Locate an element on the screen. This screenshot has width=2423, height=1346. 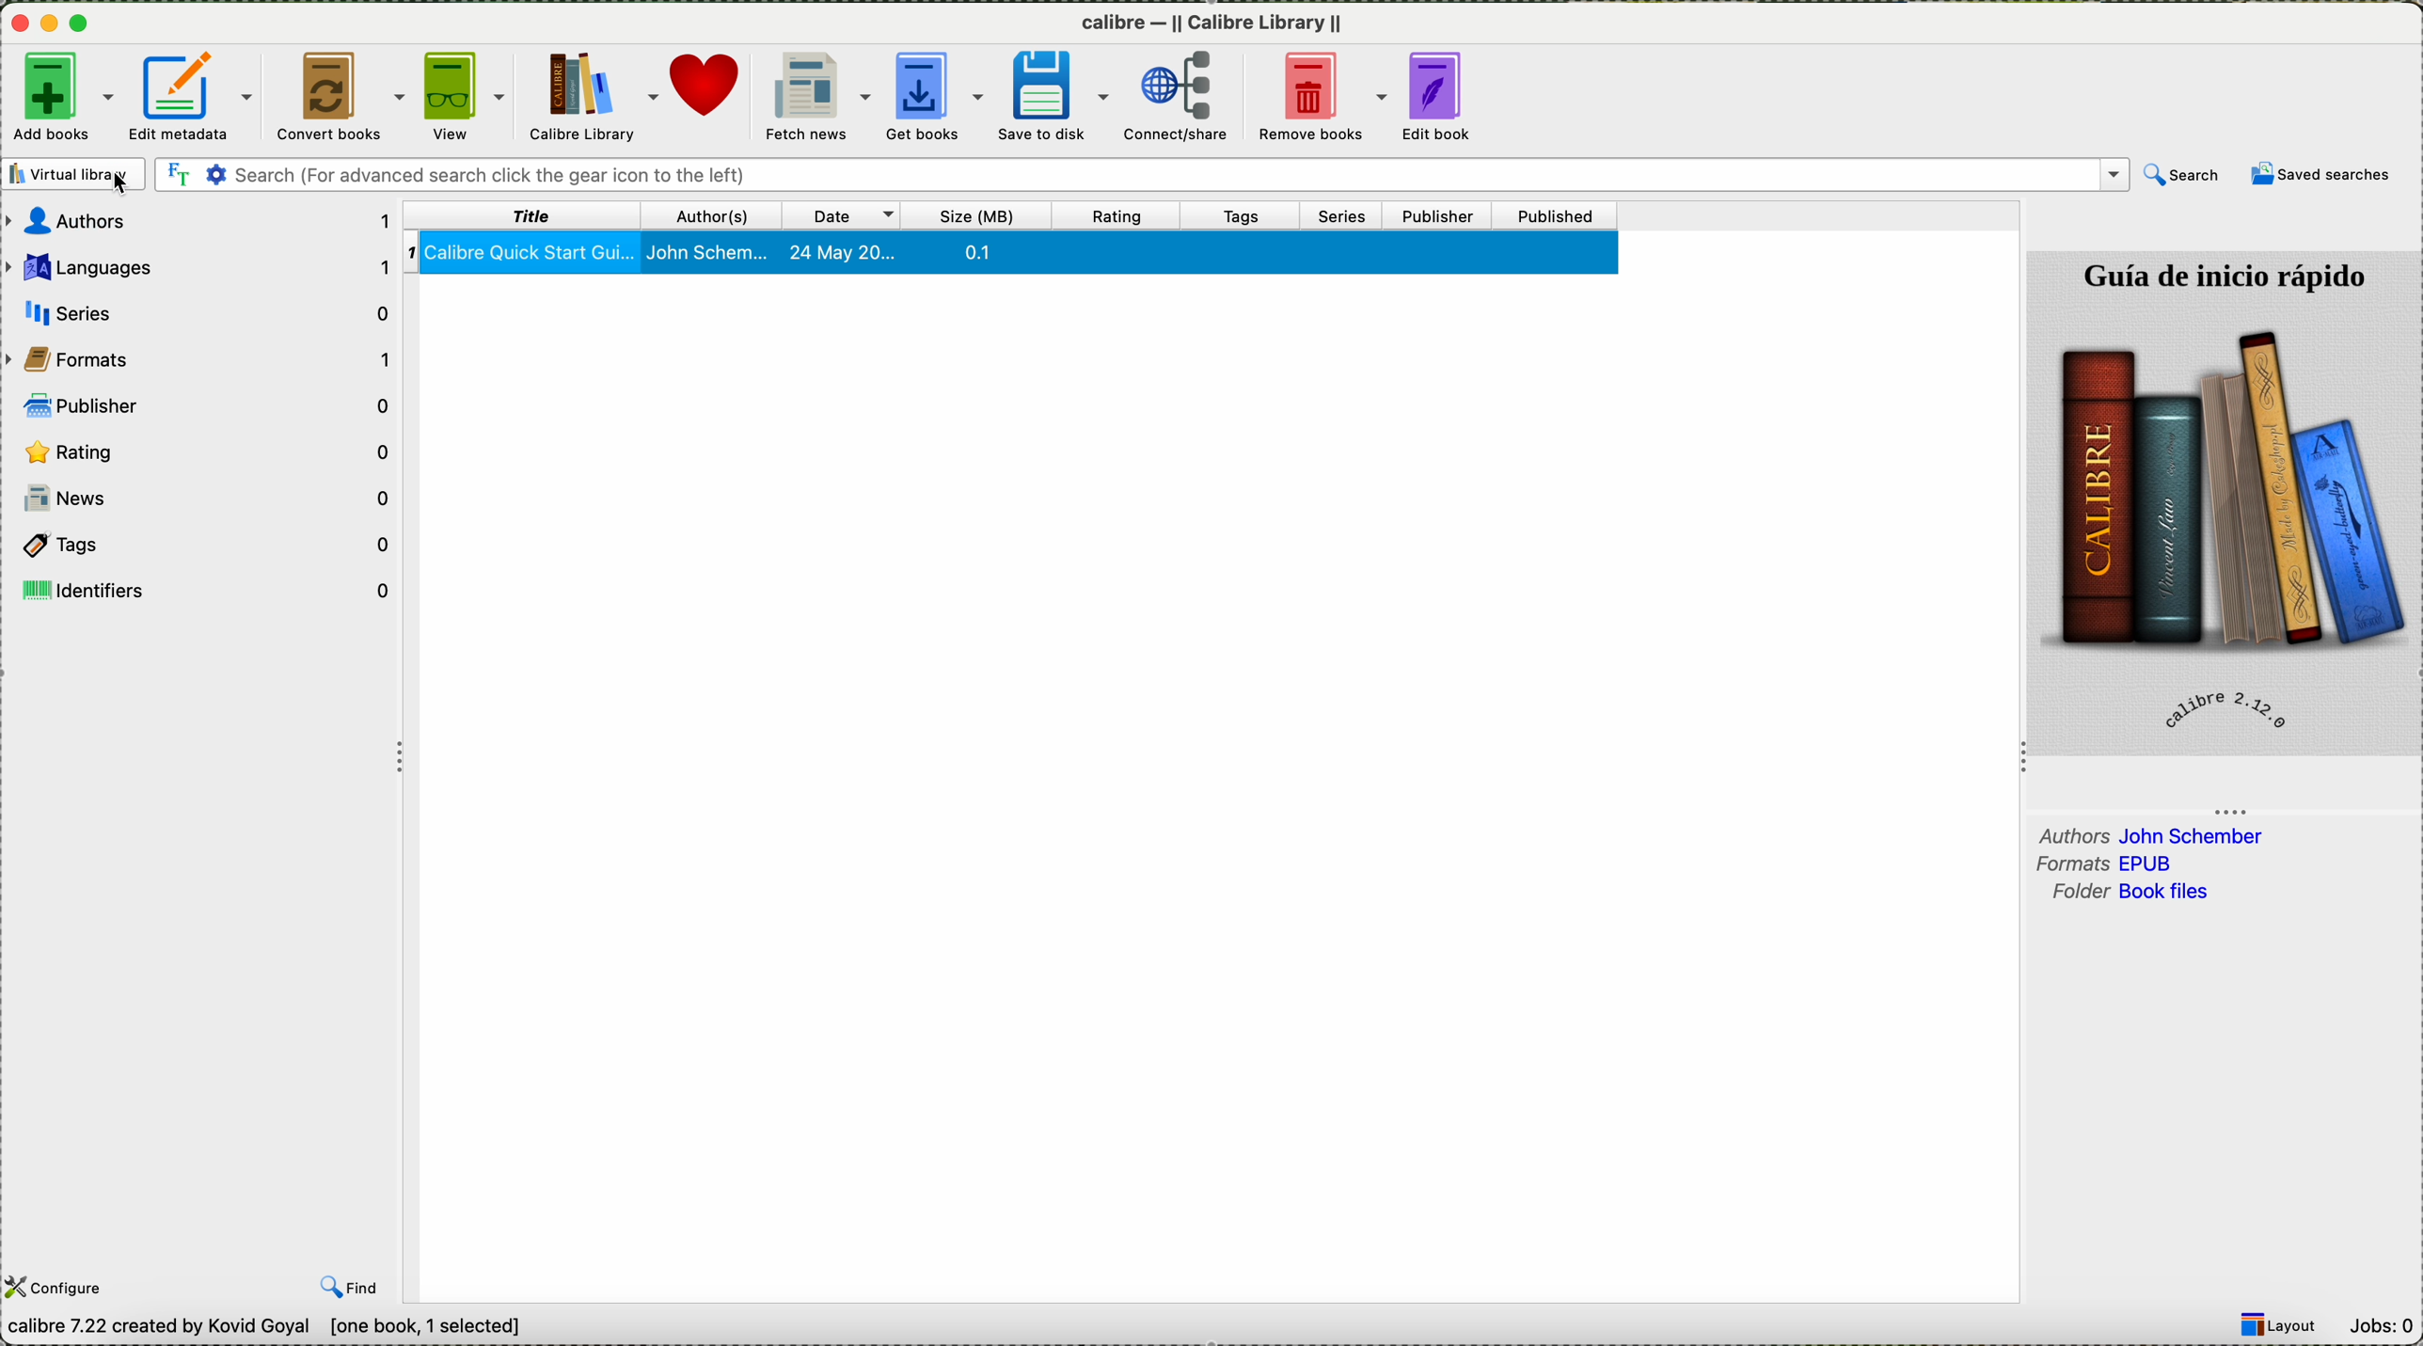
view is located at coordinates (467, 98).